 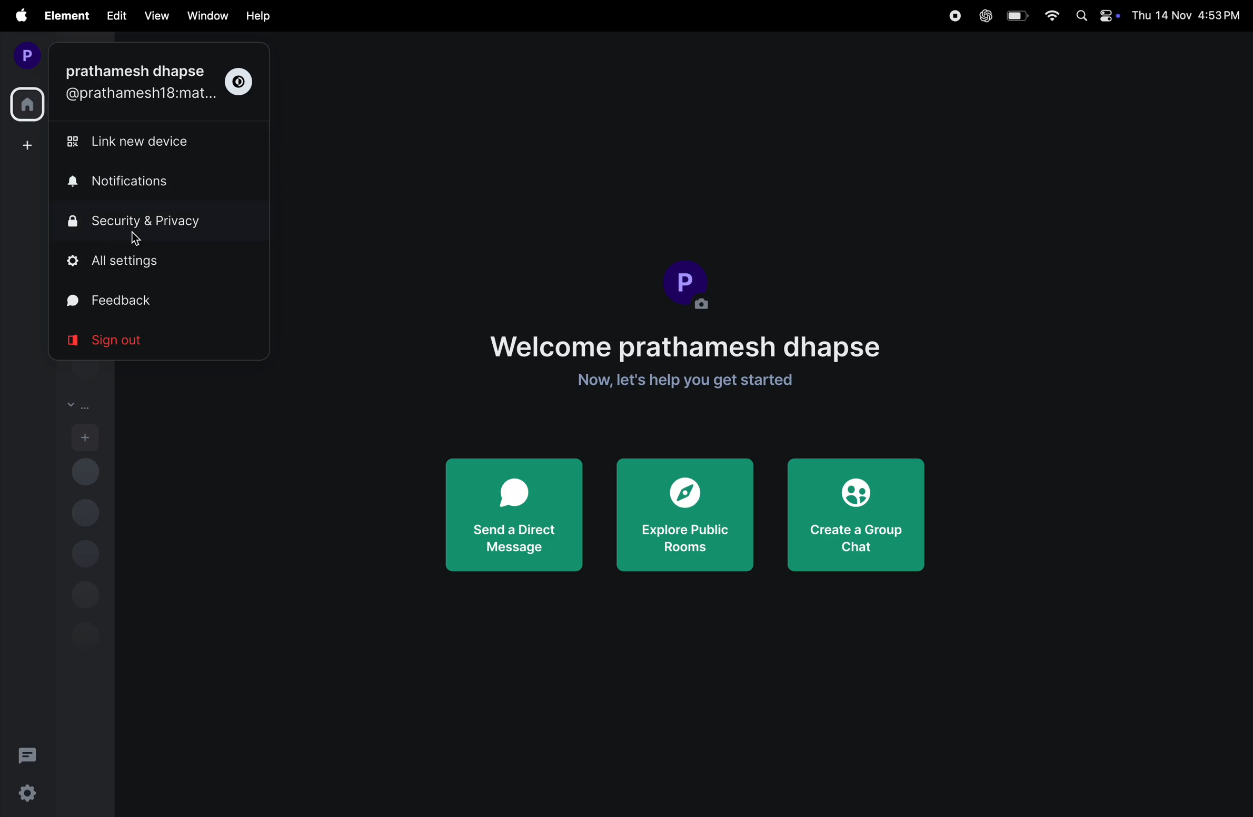 I want to click on apple menu, so click(x=18, y=15).